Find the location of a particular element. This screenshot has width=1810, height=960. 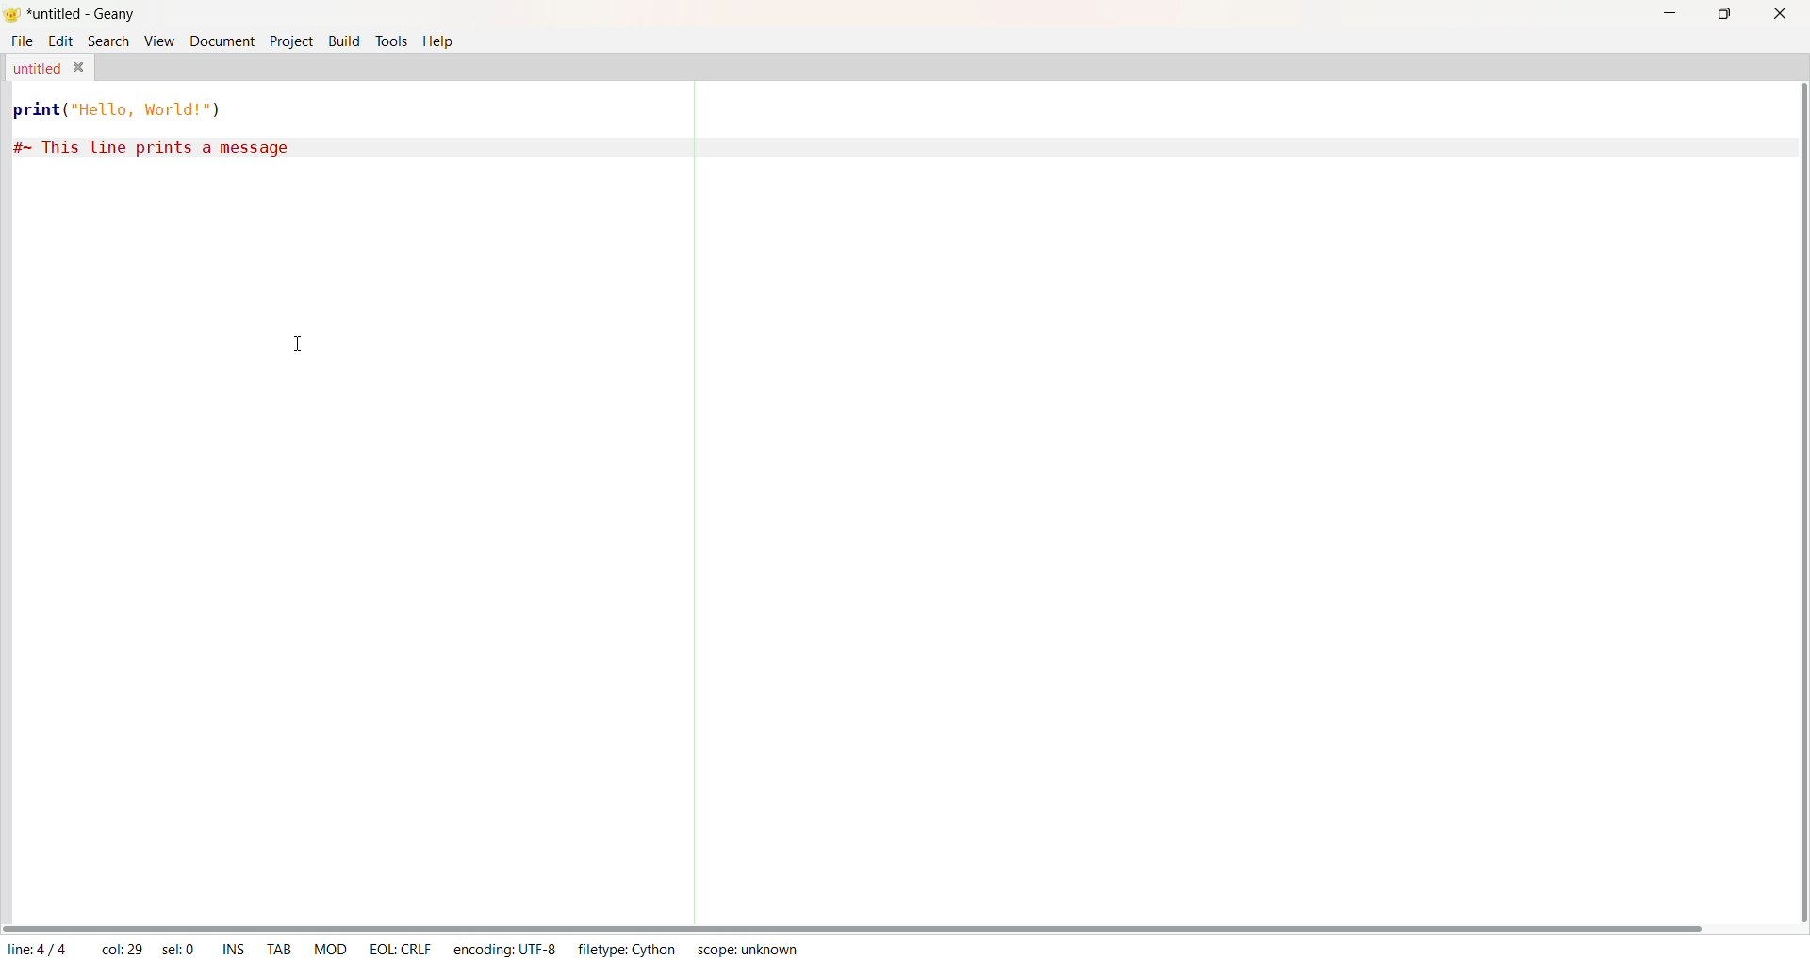

Help is located at coordinates (443, 44).